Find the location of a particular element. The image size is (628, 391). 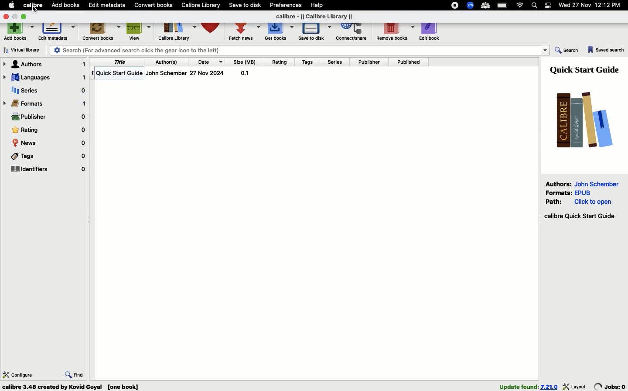

version is located at coordinates (549, 387).